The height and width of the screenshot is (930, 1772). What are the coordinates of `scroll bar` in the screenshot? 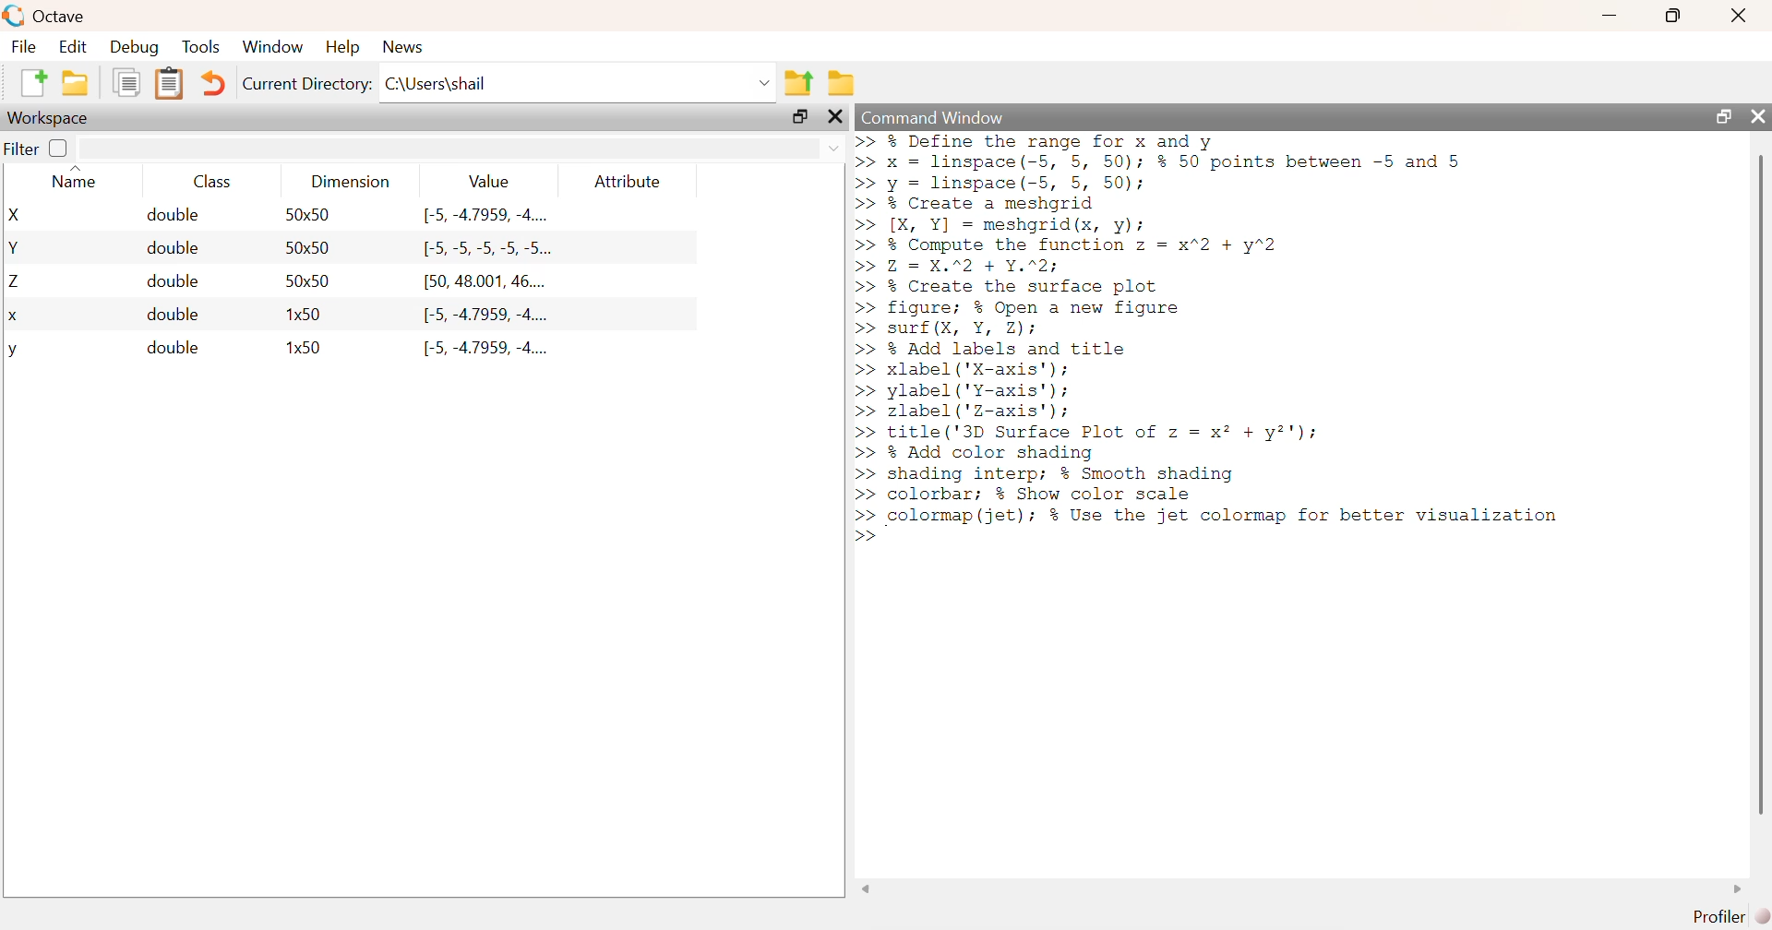 It's located at (1760, 483).